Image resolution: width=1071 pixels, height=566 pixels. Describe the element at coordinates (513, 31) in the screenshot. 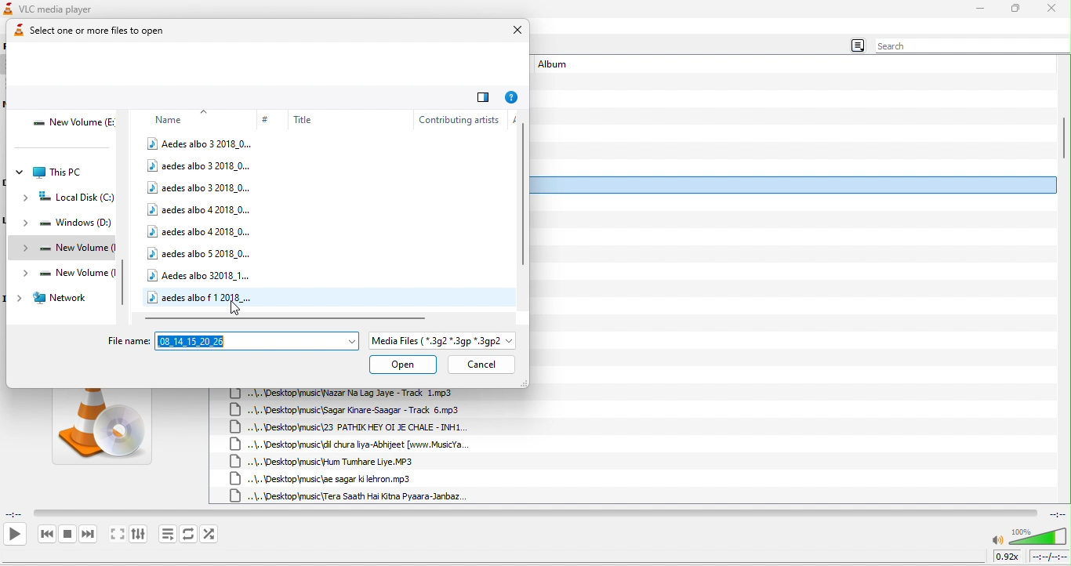

I see `close` at that location.